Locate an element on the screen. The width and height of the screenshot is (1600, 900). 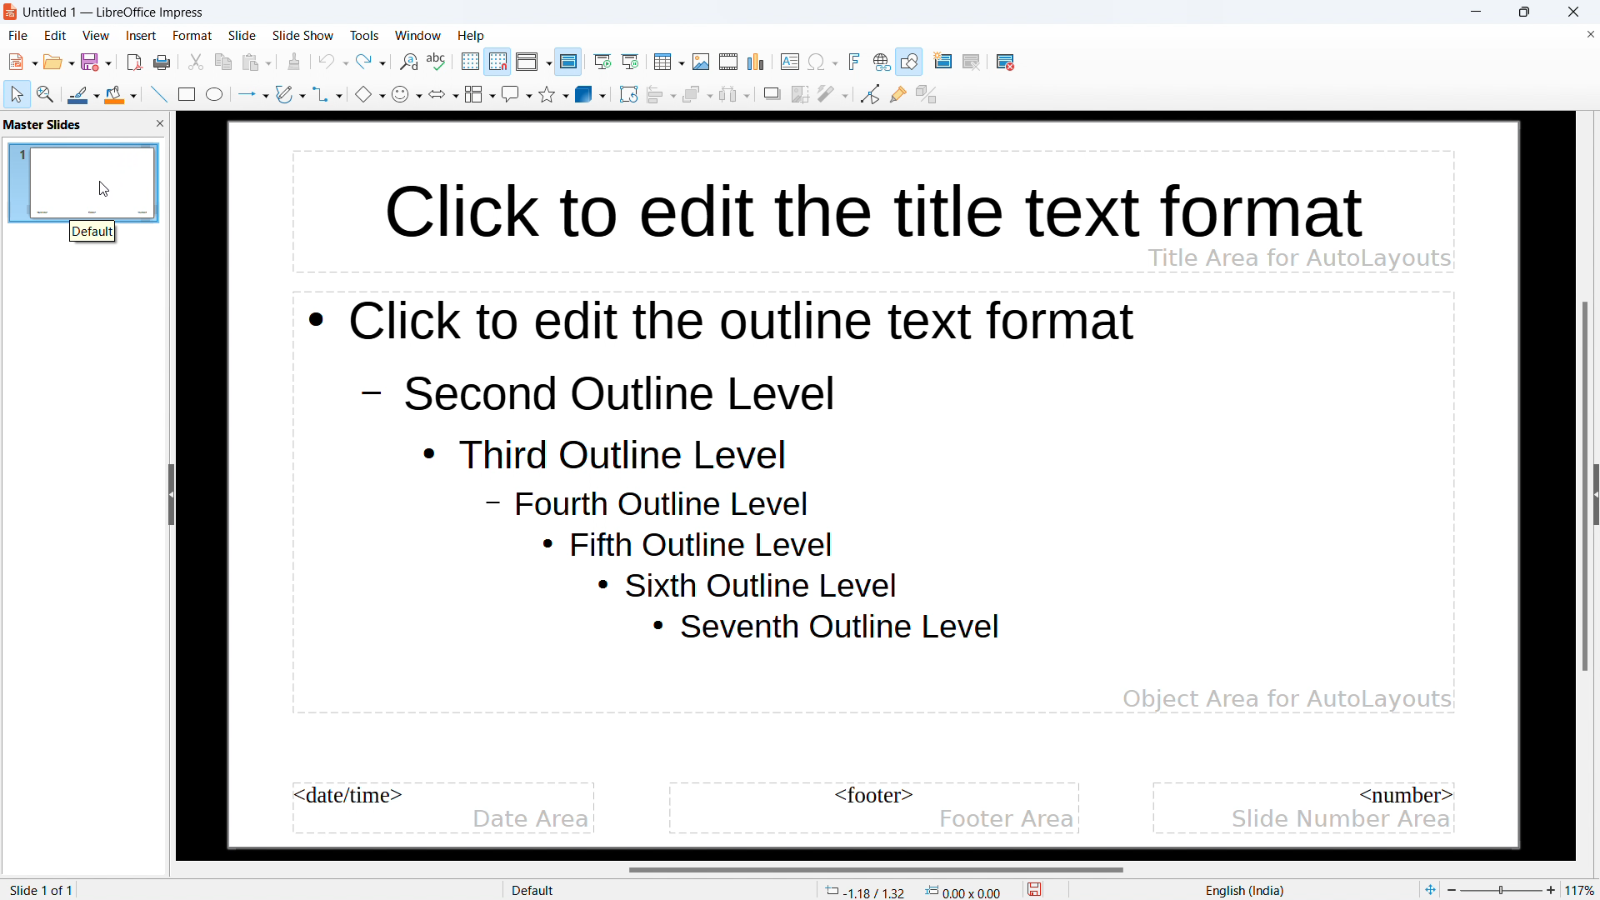
dimensions is located at coordinates (964, 891).